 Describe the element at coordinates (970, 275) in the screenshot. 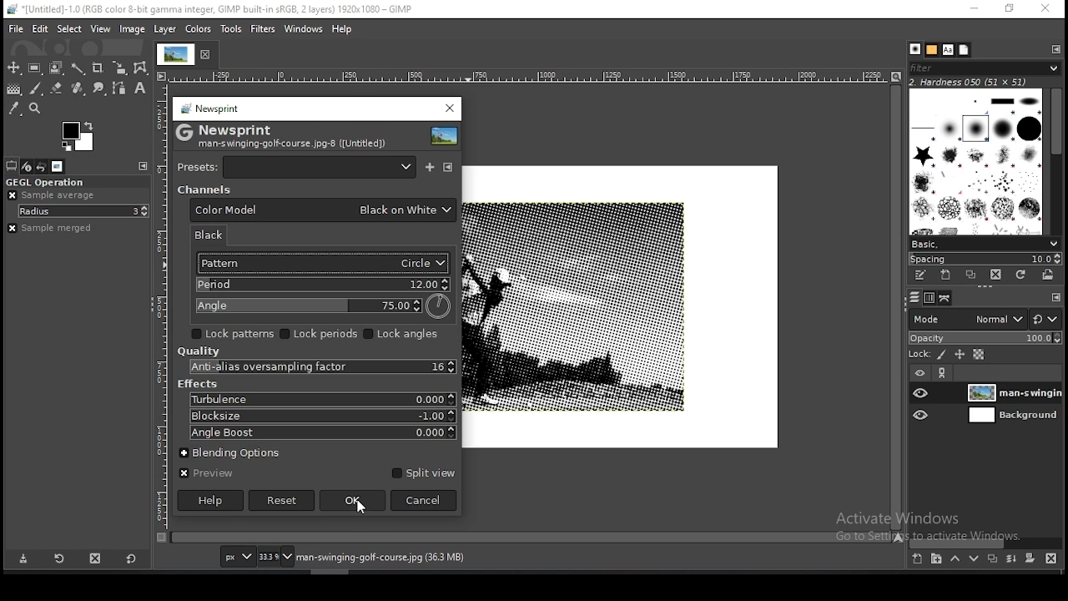

I see `duplicate brush` at that location.